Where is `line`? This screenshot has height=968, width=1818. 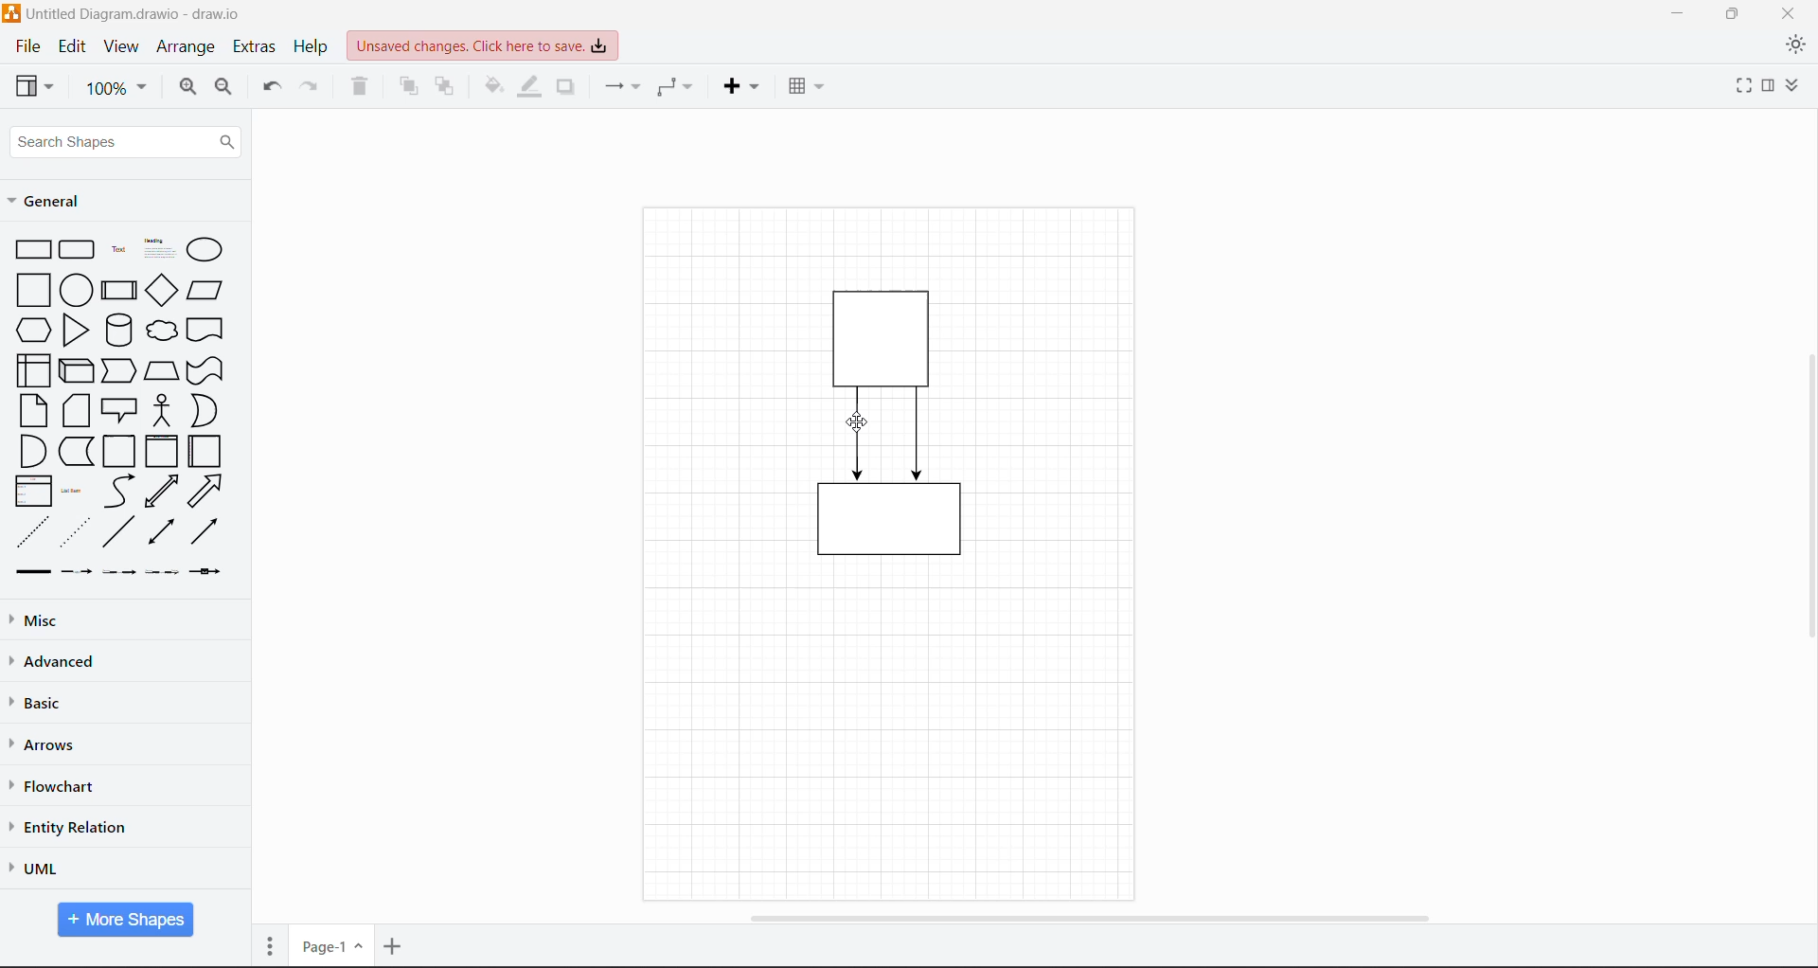
line is located at coordinates (119, 531).